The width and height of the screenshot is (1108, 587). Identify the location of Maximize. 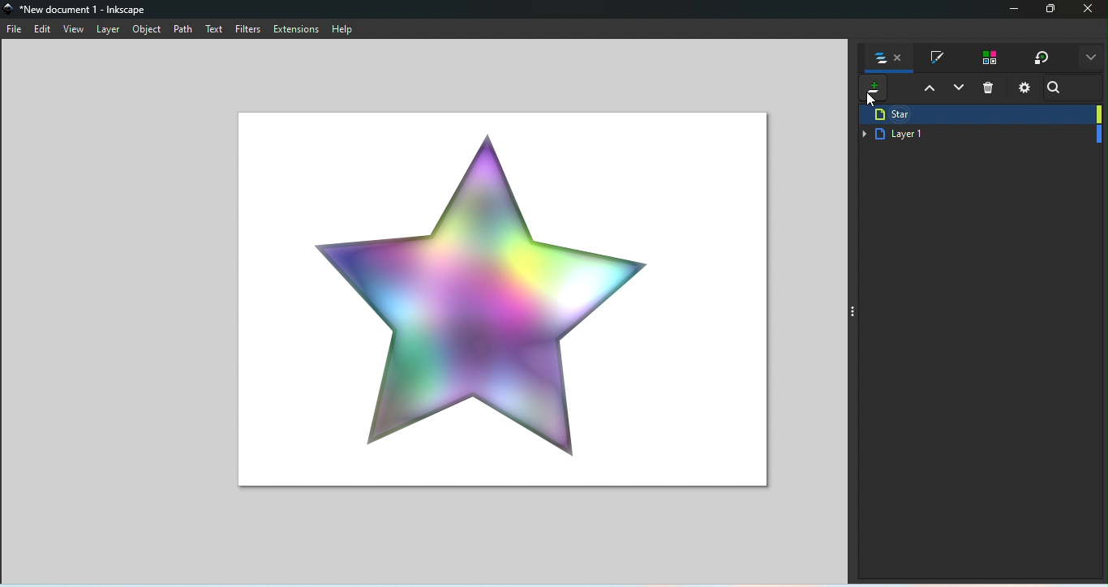
(1052, 11).